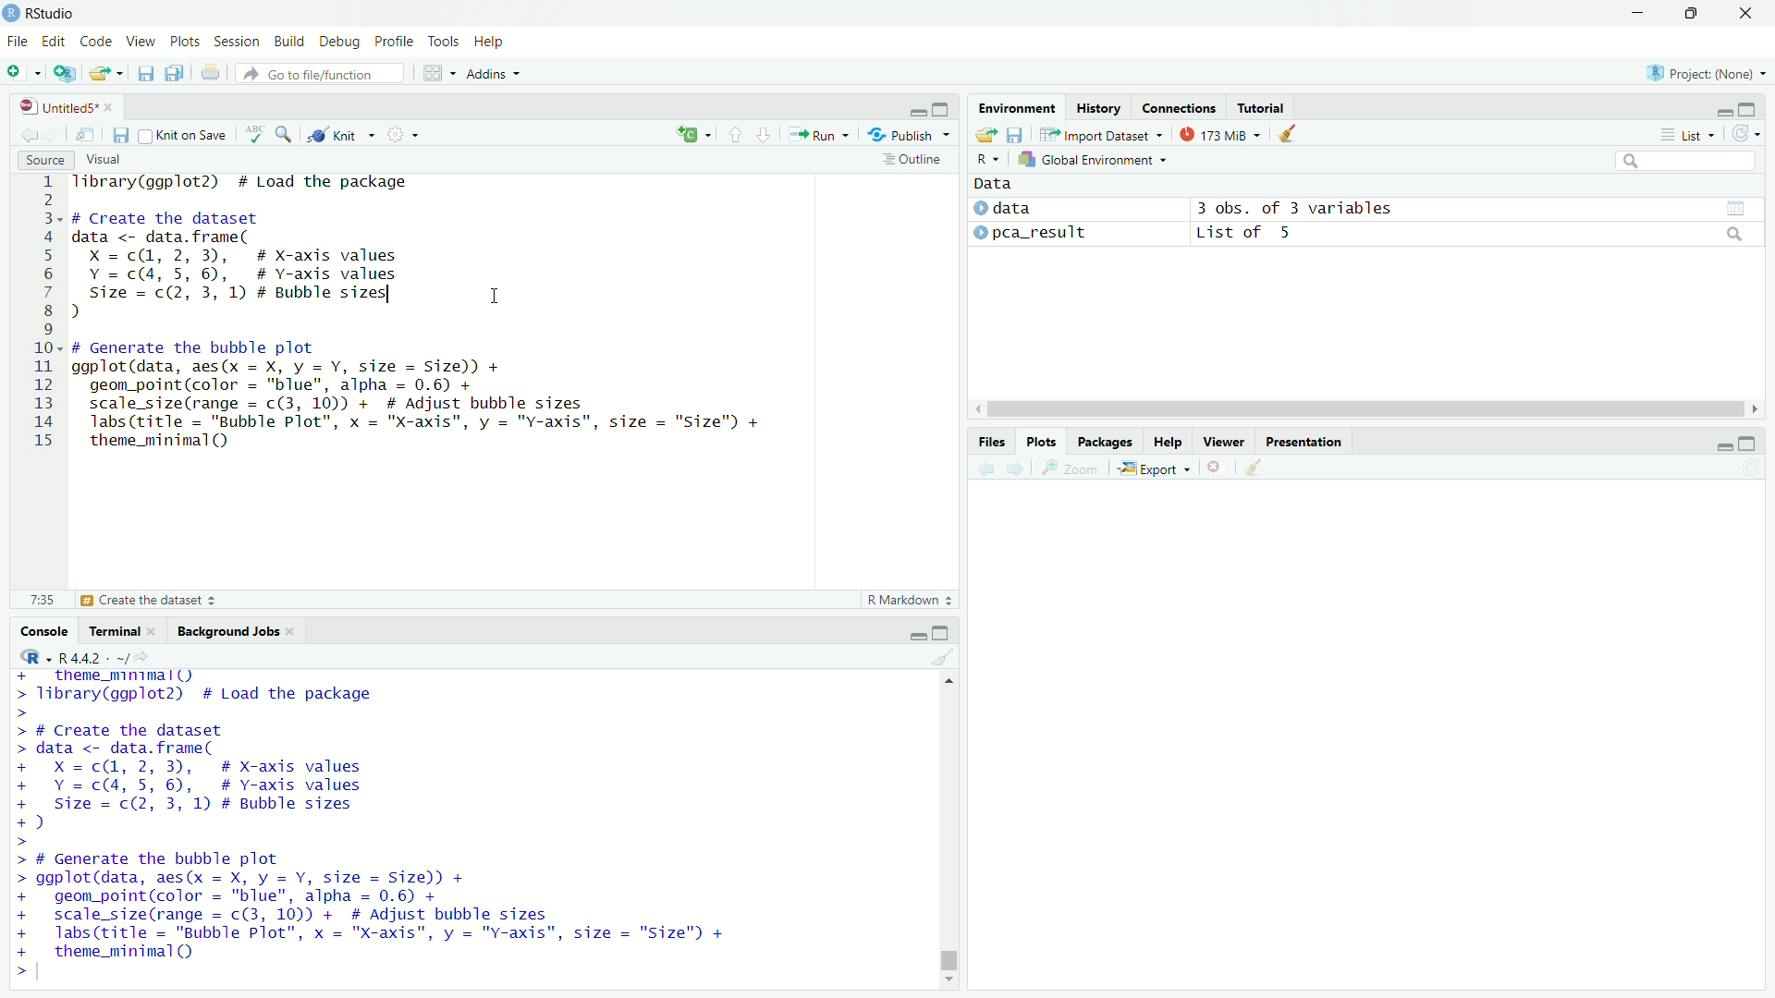 The width and height of the screenshot is (1775, 998). What do you see at coordinates (29, 133) in the screenshot?
I see `go back` at bounding box center [29, 133].